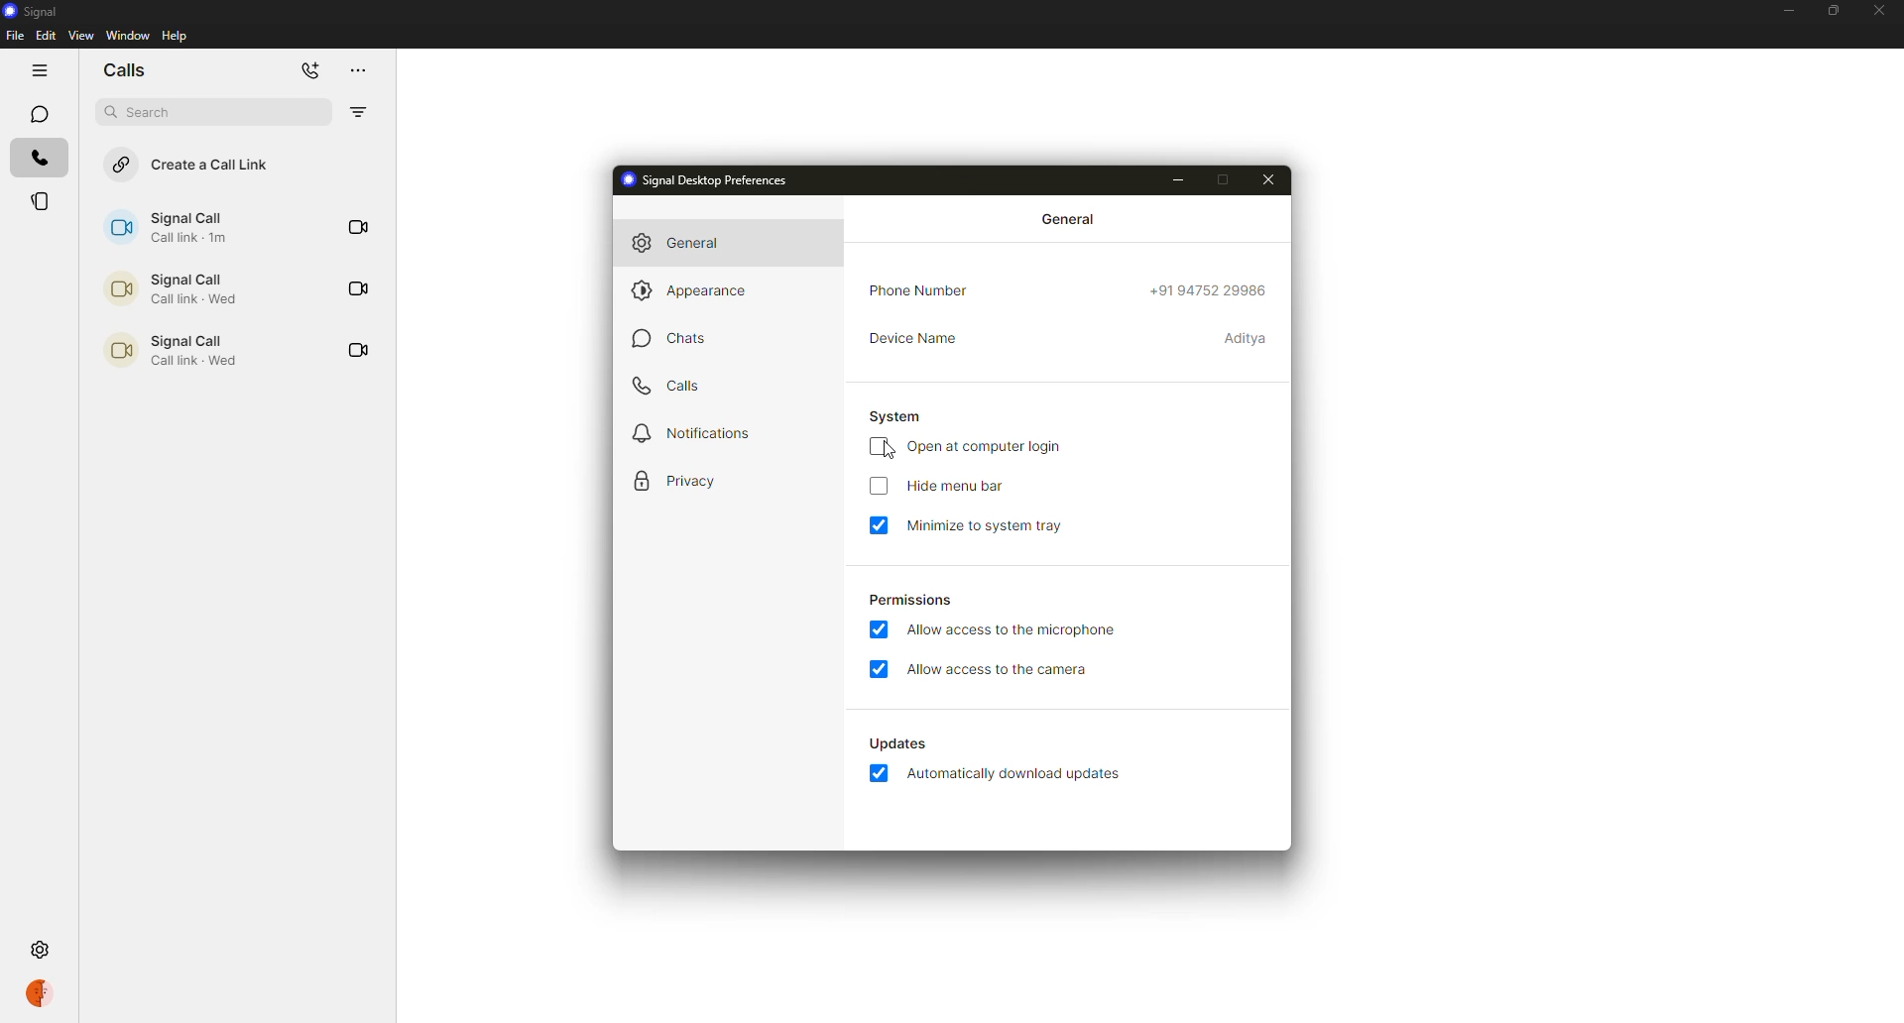  I want to click on filter, so click(357, 113).